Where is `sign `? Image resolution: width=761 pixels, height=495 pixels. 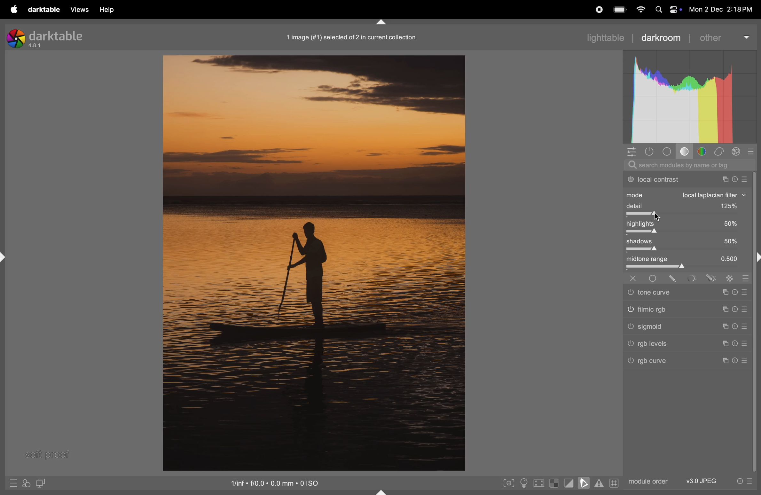 sign  is located at coordinates (725, 326).